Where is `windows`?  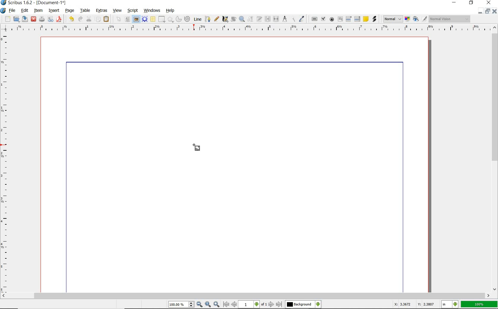
windows is located at coordinates (153, 10).